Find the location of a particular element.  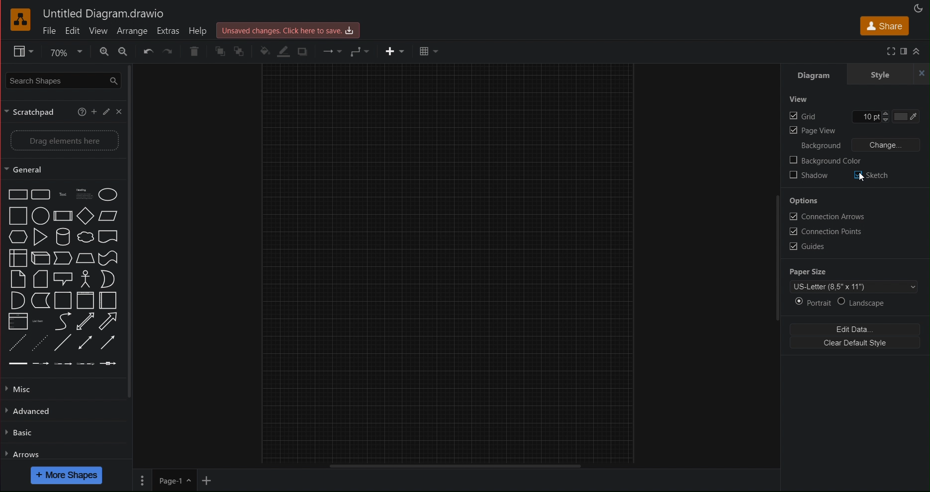

help is located at coordinates (81, 113).